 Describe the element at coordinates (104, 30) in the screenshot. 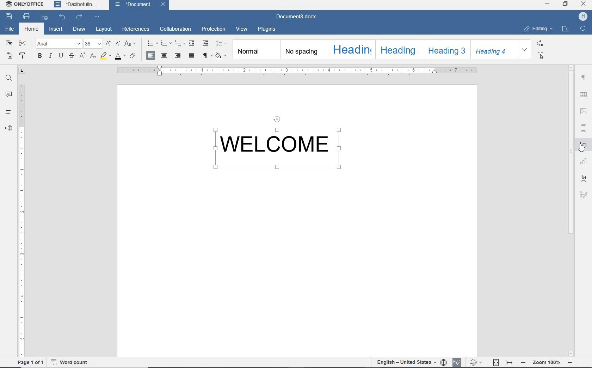

I see `LAYOUT` at that location.